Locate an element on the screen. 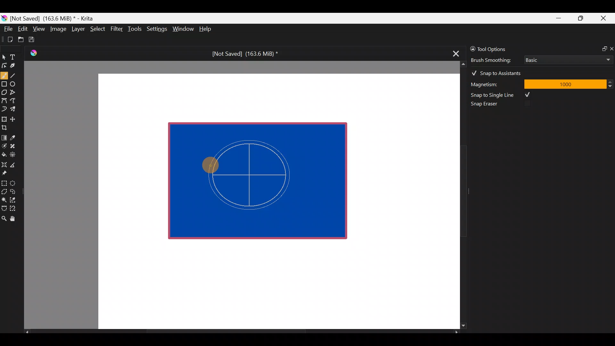  Close docker is located at coordinates (611, 48).